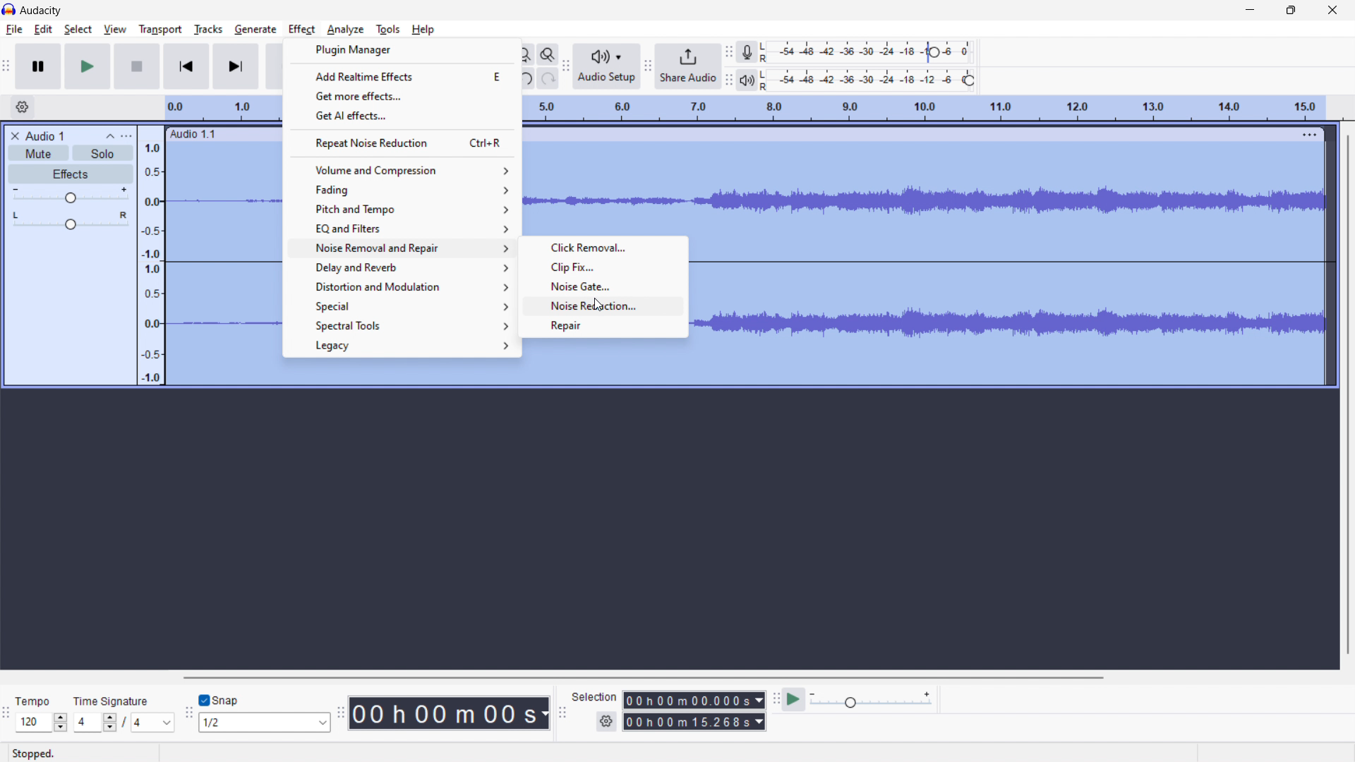  What do you see at coordinates (38, 153) in the screenshot?
I see `mute` at bounding box center [38, 153].